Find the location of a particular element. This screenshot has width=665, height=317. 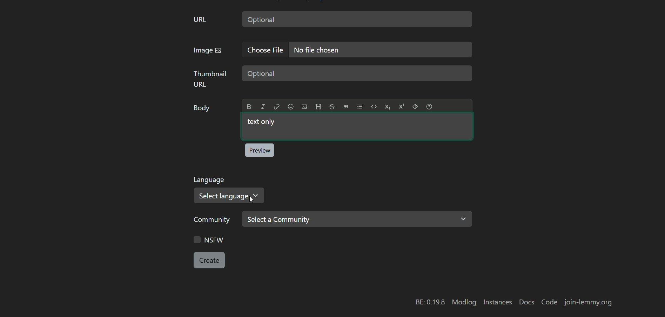

join-lemmy.org is located at coordinates (588, 302).